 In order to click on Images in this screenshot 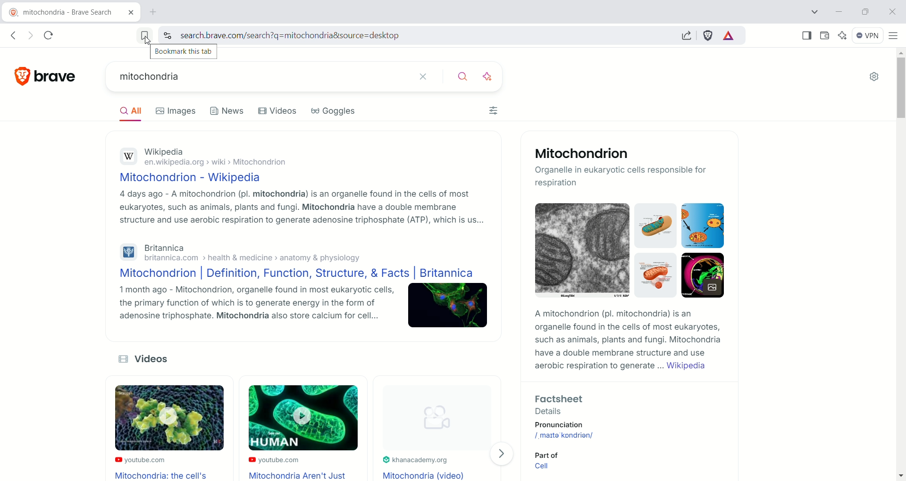, I will do `click(175, 112)`.